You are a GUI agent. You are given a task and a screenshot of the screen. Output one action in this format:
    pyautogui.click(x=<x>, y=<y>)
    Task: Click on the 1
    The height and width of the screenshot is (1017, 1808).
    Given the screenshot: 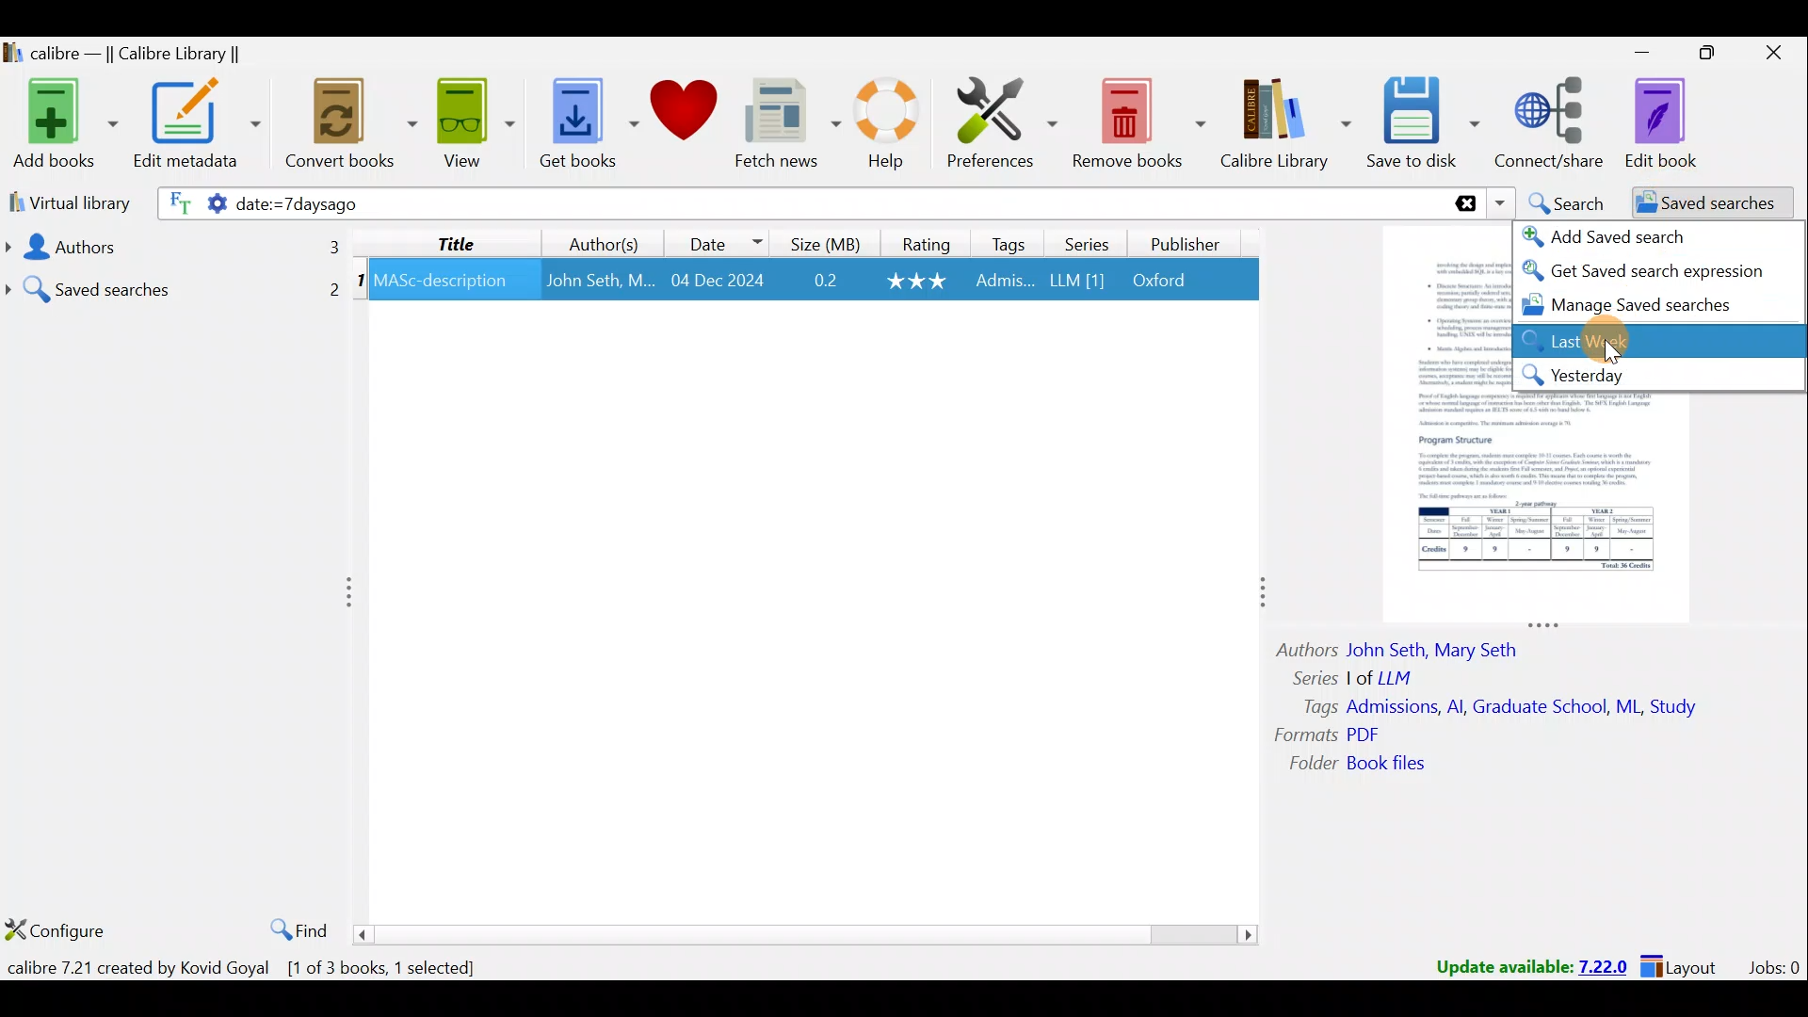 What is the action you would take?
    pyautogui.click(x=360, y=283)
    